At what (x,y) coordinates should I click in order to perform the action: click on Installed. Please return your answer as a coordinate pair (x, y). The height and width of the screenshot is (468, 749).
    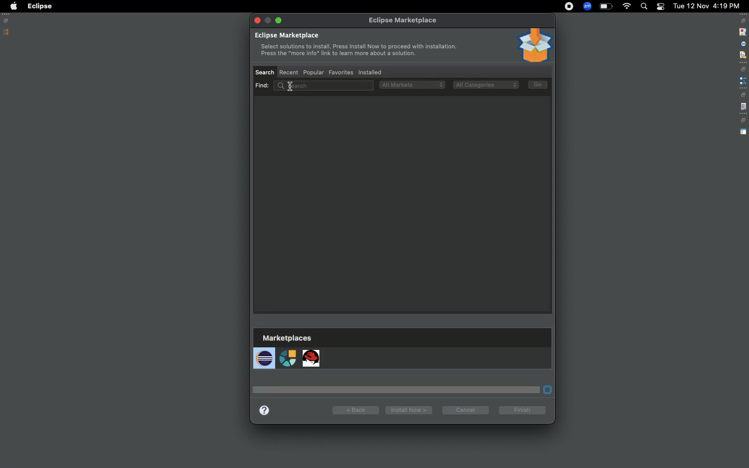
    Looking at the image, I should click on (369, 73).